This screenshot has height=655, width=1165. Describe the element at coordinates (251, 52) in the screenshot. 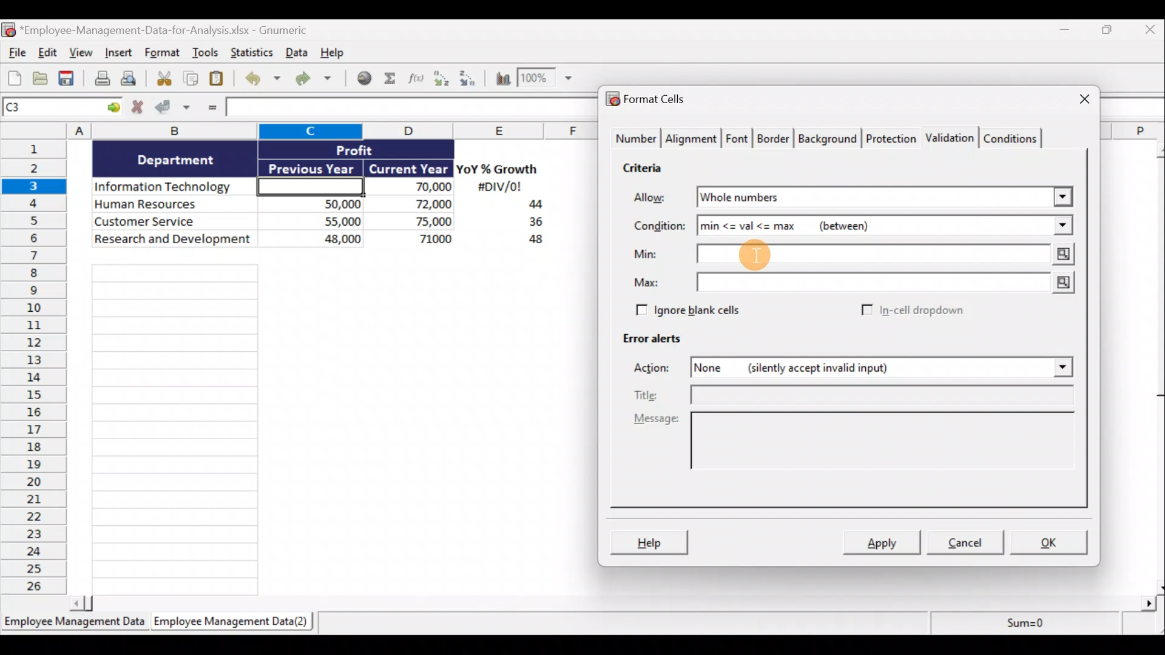

I see `Statistics` at that location.